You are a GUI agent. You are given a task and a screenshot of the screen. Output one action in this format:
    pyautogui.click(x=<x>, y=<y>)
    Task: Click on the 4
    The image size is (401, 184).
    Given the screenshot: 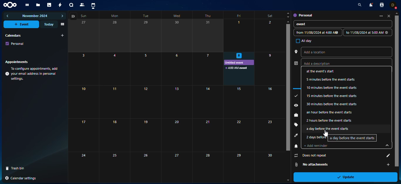 What is the action you would take?
    pyautogui.click(x=115, y=69)
    